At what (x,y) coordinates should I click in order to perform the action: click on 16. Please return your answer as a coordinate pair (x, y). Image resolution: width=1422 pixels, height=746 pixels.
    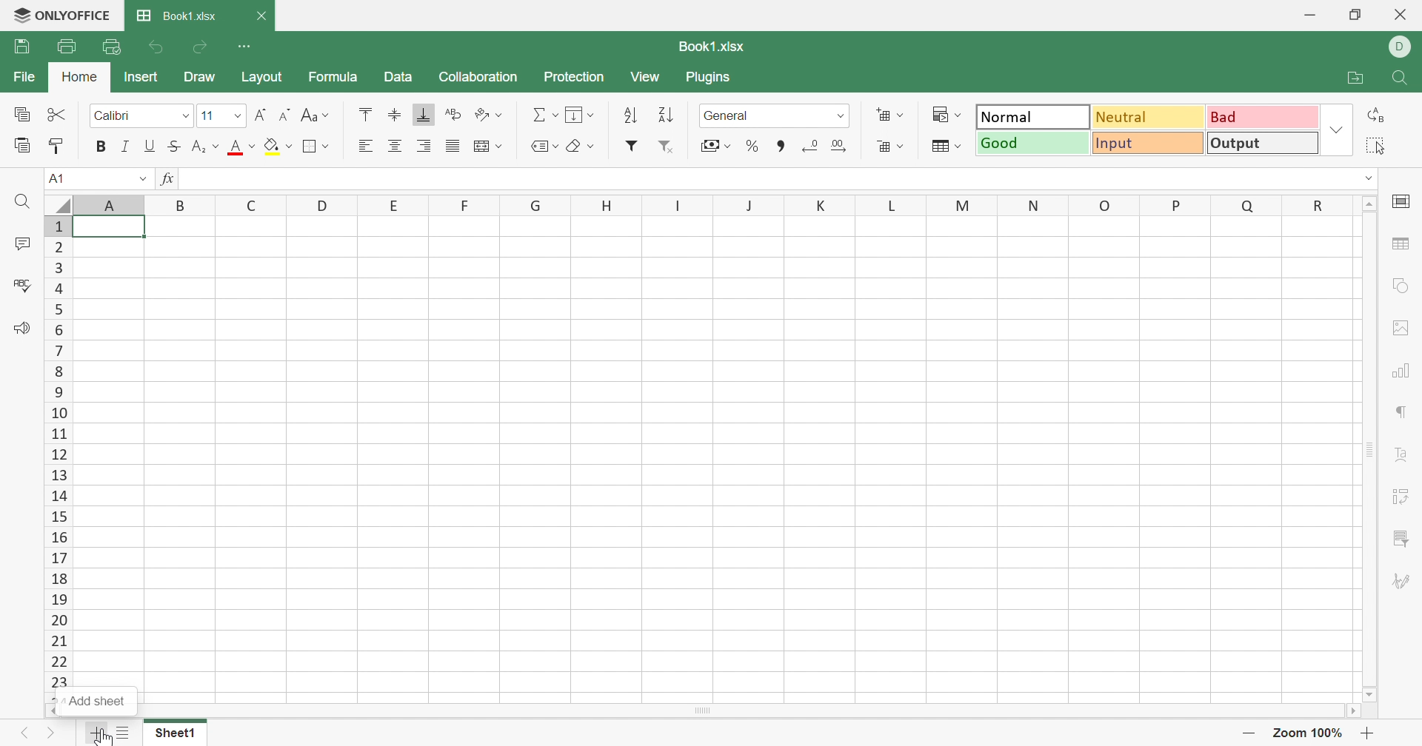
    Looking at the image, I should click on (61, 540).